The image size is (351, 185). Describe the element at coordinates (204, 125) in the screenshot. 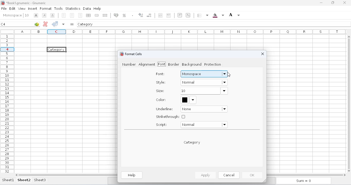

I see `normal` at that location.